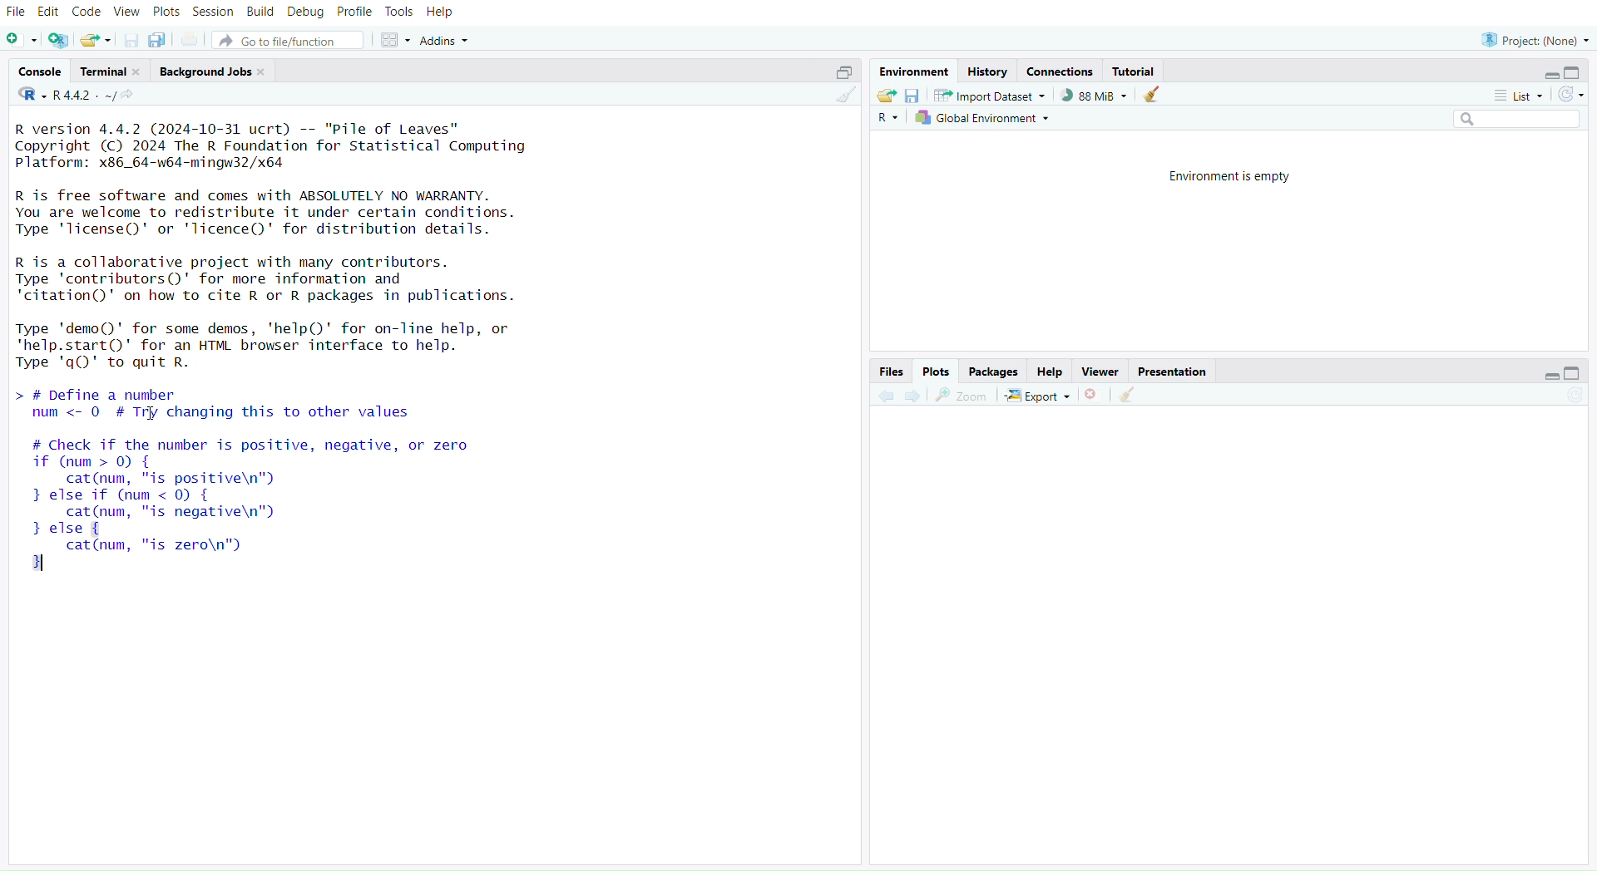  Describe the element at coordinates (88, 12) in the screenshot. I see `code` at that location.